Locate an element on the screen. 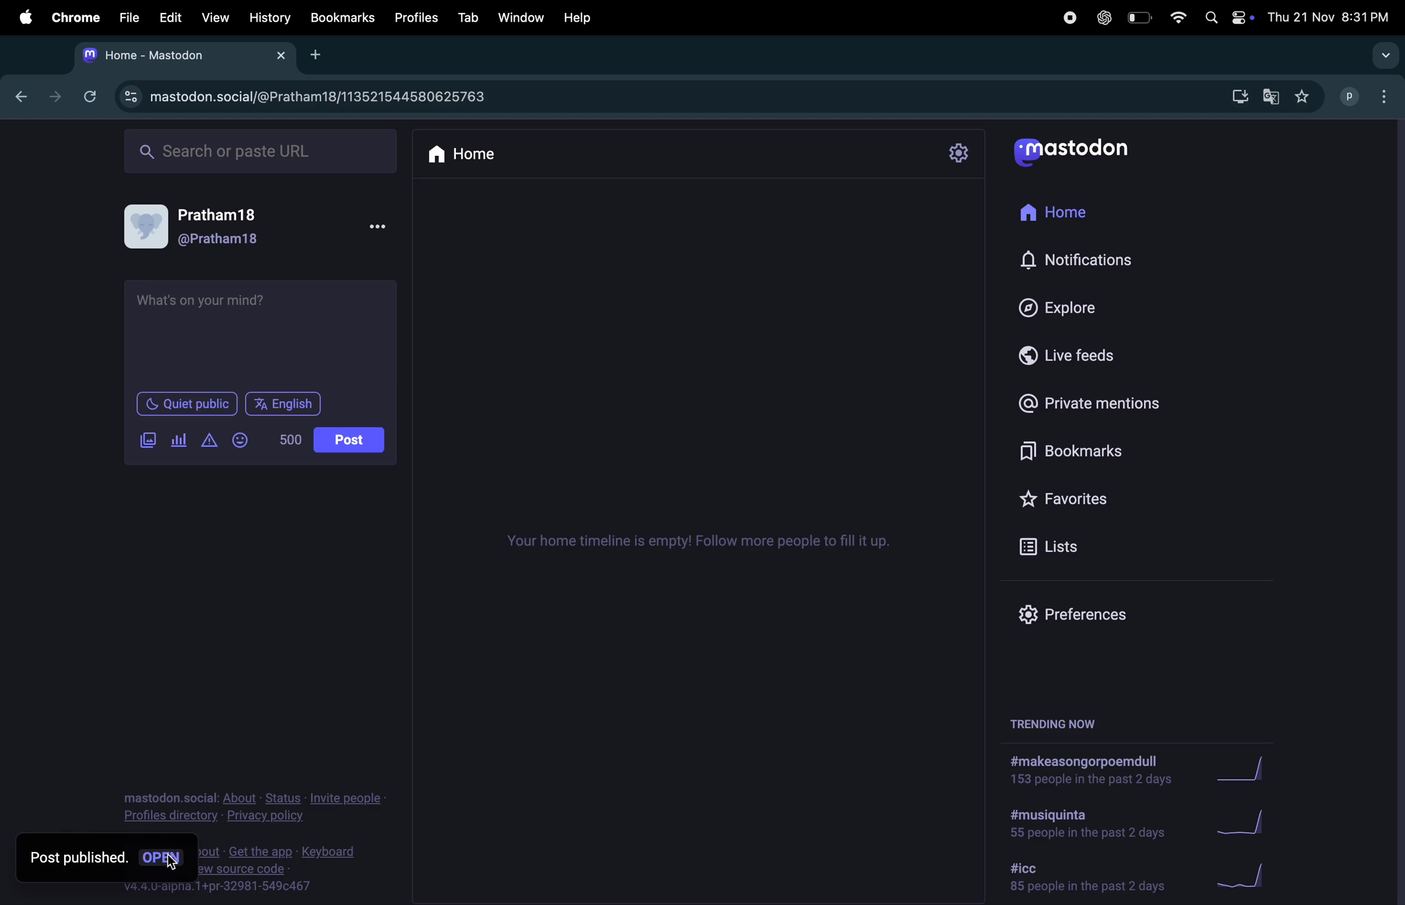 The width and height of the screenshot is (1405, 905). add content warning is located at coordinates (209, 439).